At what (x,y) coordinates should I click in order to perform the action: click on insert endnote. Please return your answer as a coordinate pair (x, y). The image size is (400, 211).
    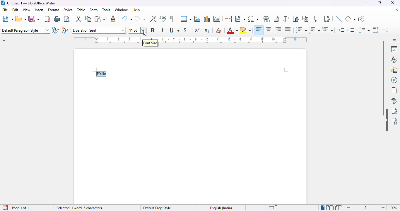
    Looking at the image, I should click on (286, 19).